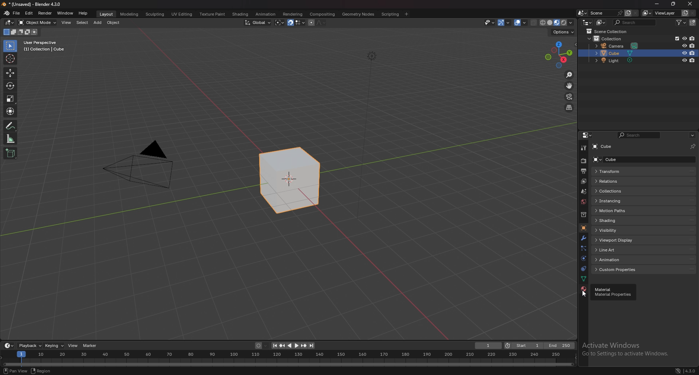  Describe the element at coordinates (98, 23) in the screenshot. I see `add` at that location.